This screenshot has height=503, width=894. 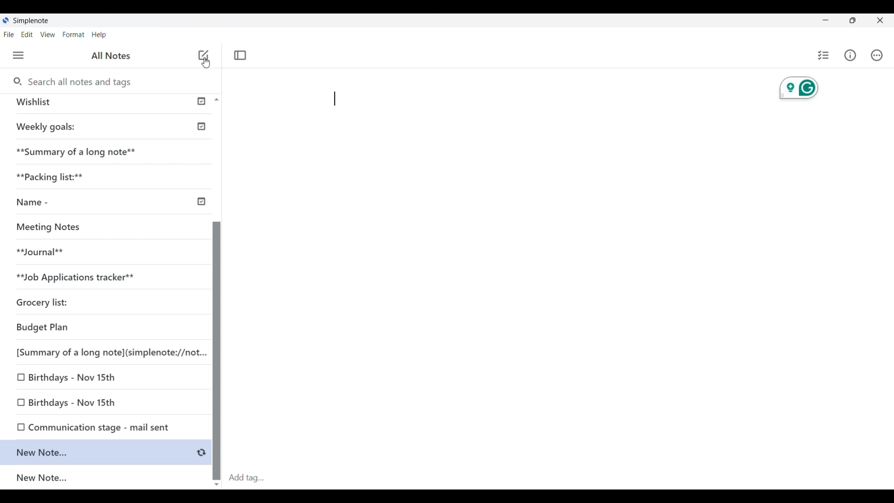 What do you see at coordinates (115, 56) in the screenshot?
I see `All Notes` at bounding box center [115, 56].